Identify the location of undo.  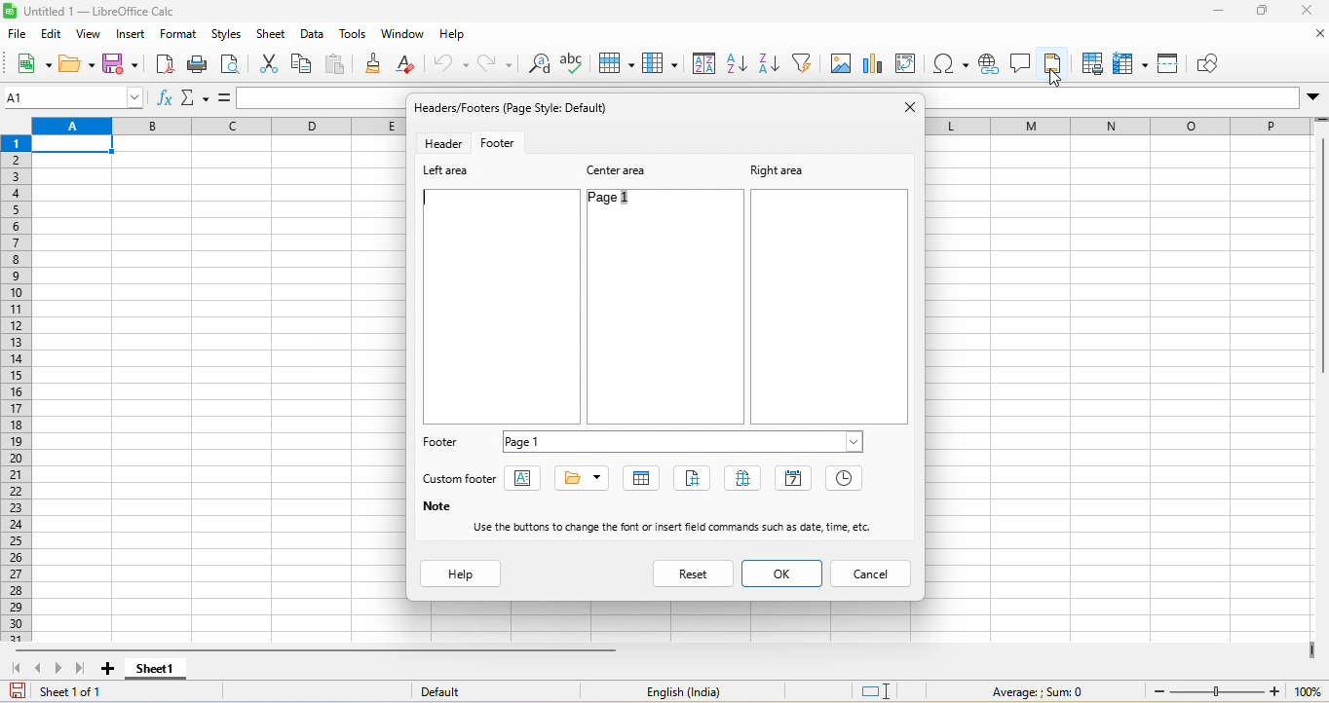
(449, 63).